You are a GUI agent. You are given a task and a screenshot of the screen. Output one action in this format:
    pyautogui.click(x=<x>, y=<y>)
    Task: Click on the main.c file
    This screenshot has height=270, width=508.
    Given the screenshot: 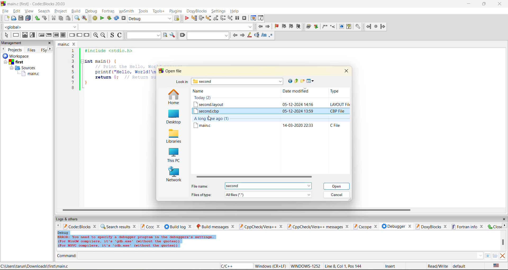 What is the action you would take?
    pyautogui.click(x=31, y=74)
    